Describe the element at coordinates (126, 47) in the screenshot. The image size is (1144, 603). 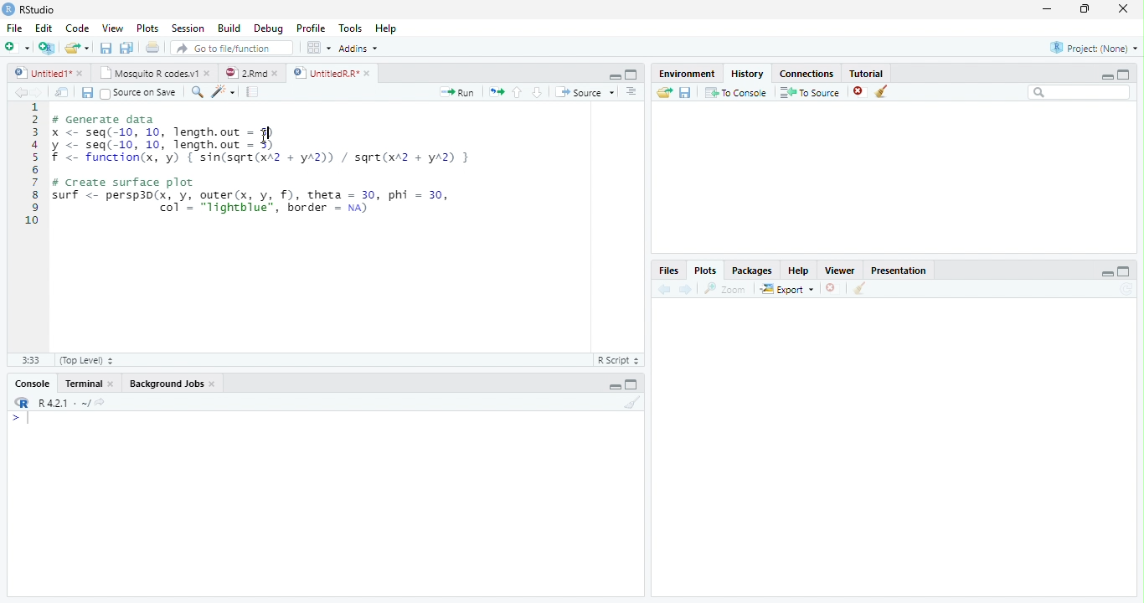
I see `Save all open documents` at that location.